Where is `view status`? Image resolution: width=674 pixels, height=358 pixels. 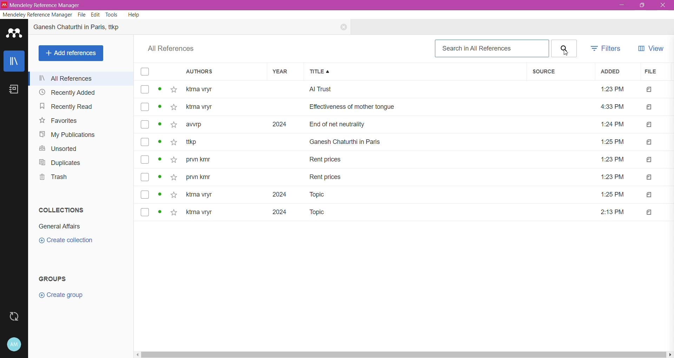 view status is located at coordinates (160, 142).